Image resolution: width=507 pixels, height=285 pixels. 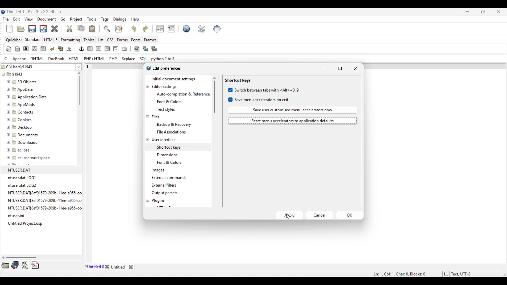 What do you see at coordinates (48, 200) in the screenshot?
I see `INTUSER.DAT{8¢f01579-209b-11ee-a955-cc:` at bounding box center [48, 200].